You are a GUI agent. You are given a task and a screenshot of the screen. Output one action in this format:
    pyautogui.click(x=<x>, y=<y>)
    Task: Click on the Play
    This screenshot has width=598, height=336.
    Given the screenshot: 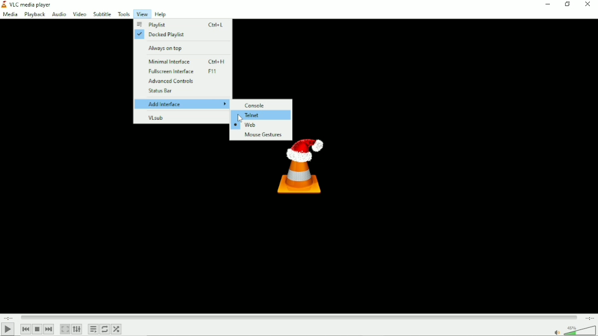 What is the action you would take?
    pyautogui.click(x=8, y=329)
    